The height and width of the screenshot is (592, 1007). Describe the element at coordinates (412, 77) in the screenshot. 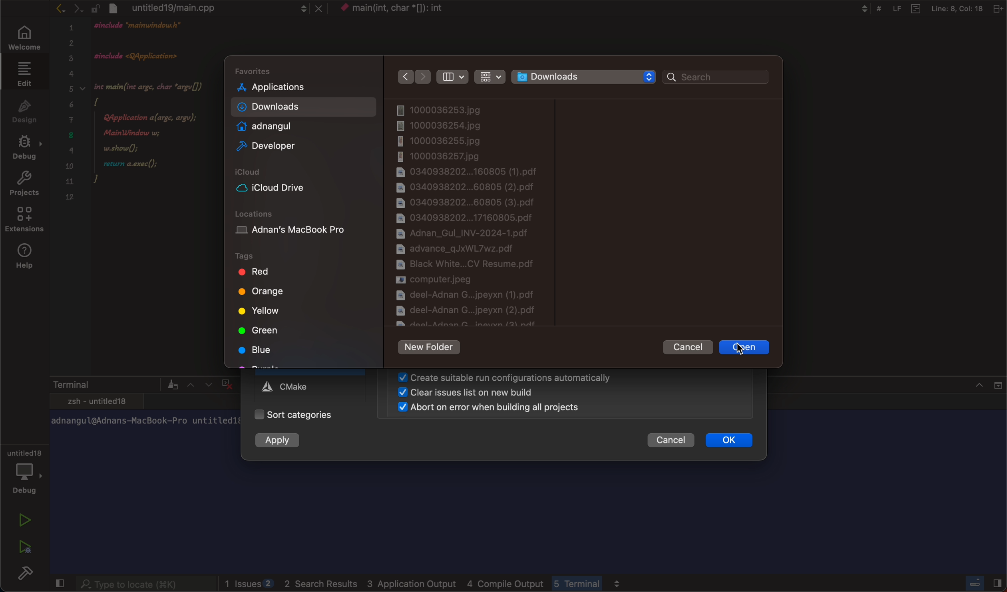

I see `arrows` at that location.